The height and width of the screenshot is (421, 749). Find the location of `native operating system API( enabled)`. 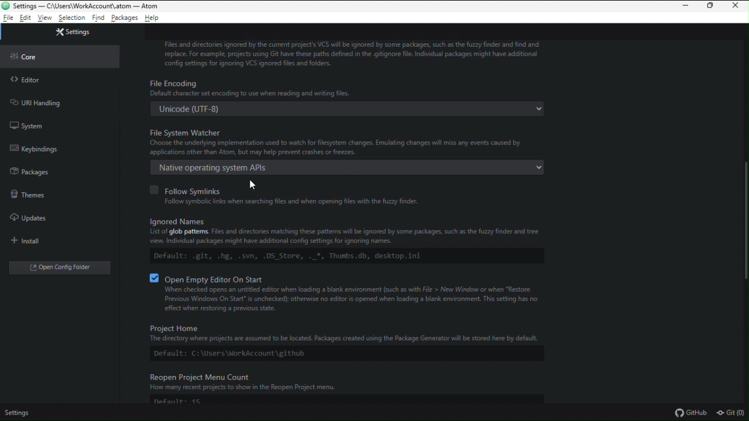

native operating system API( enabled) is located at coordinates (346, 166).